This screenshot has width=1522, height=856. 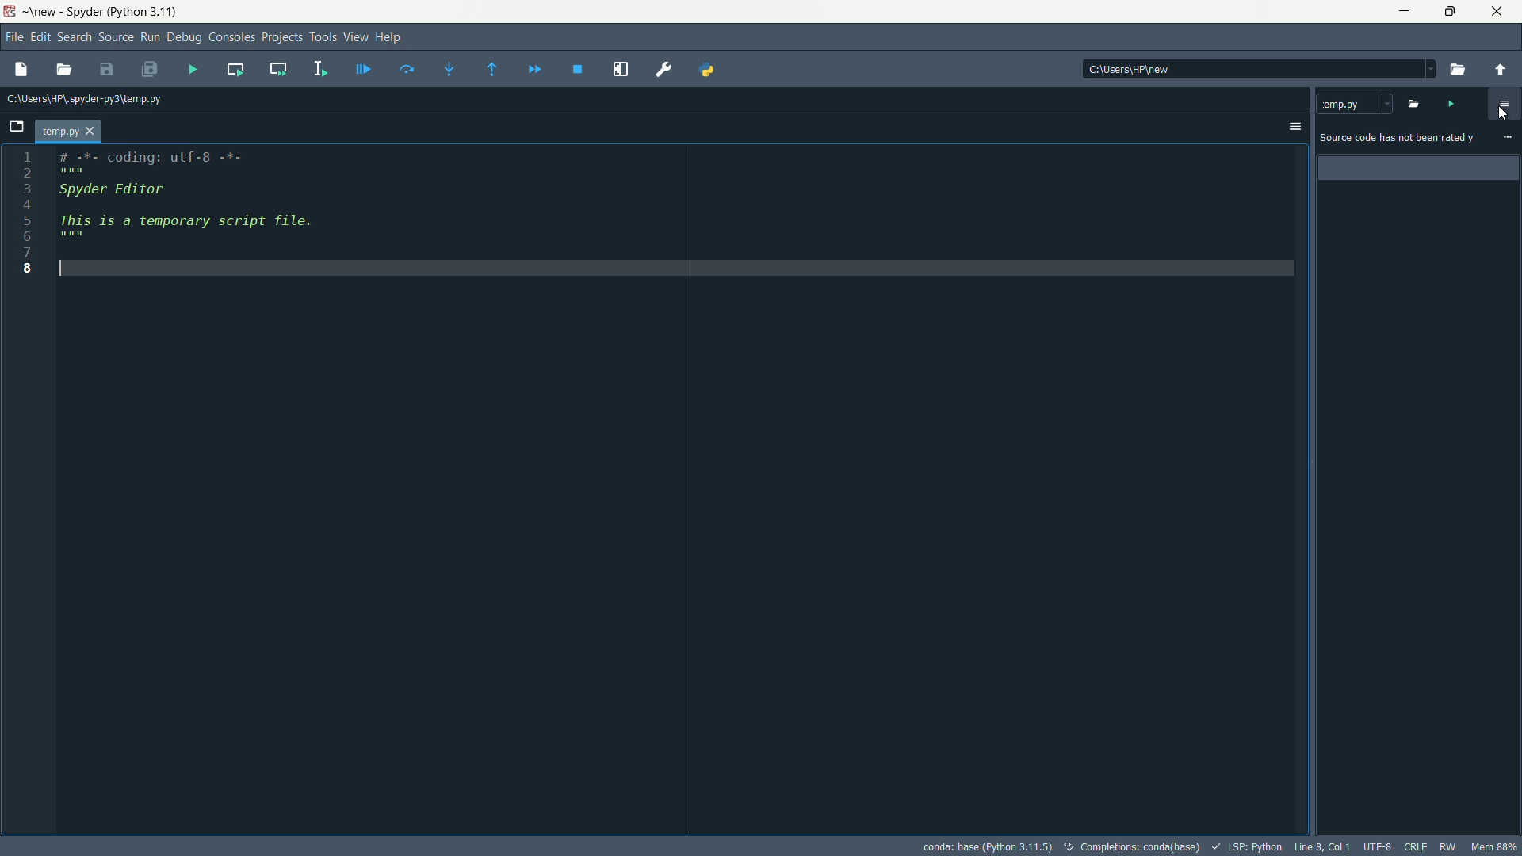 What do you see at coordinates (1323, 846) in the screenshot?
I see `cursor position` at bounding box center [1323, 846].